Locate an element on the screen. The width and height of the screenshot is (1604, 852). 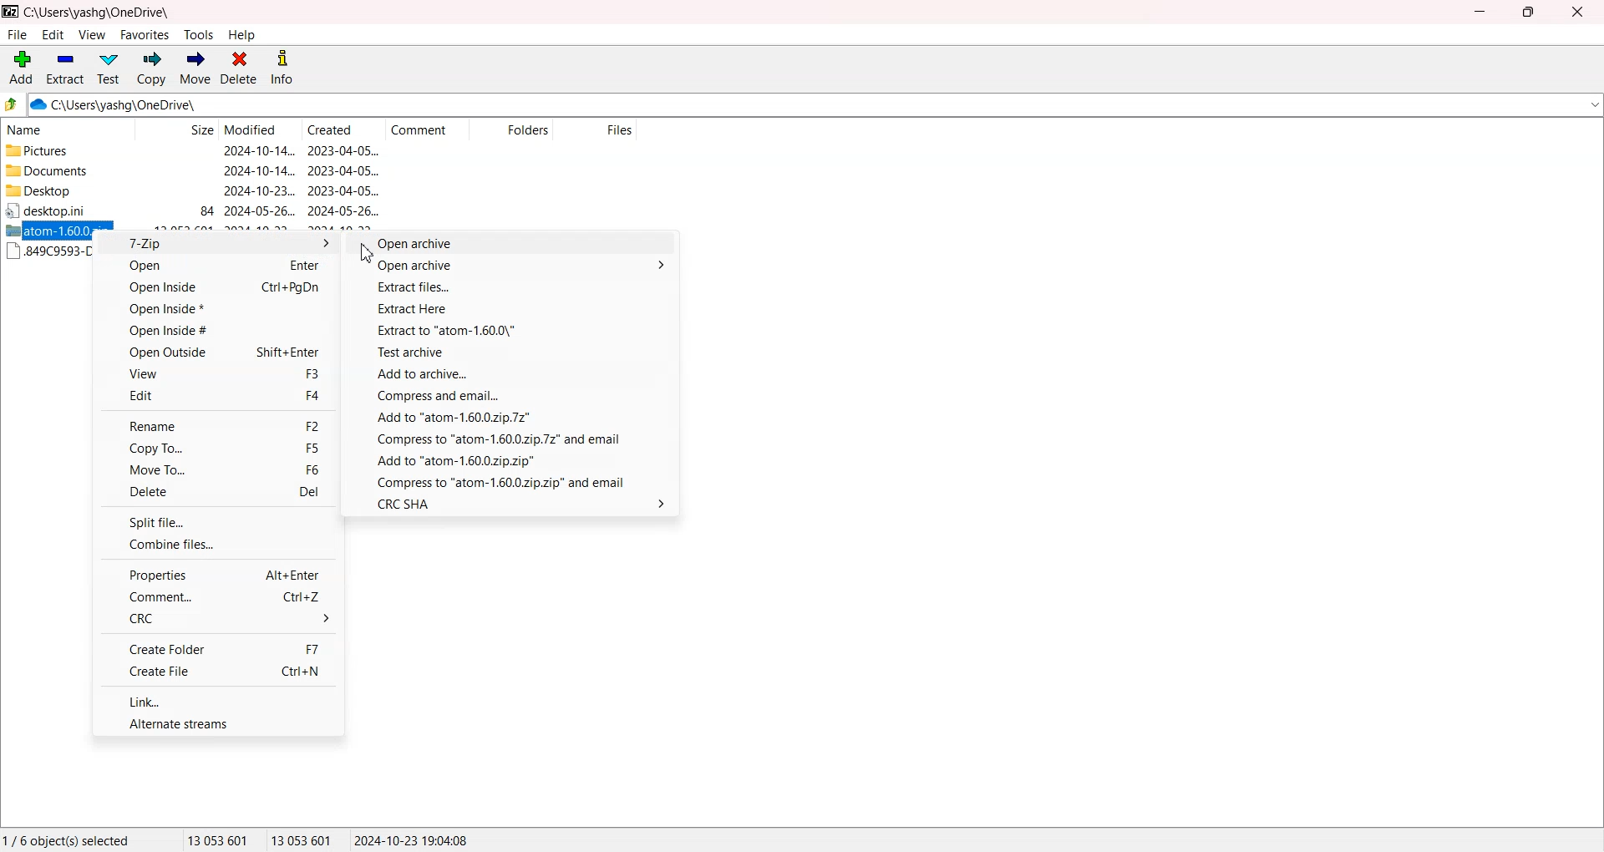
Delete is located at coordinates (217, 492).